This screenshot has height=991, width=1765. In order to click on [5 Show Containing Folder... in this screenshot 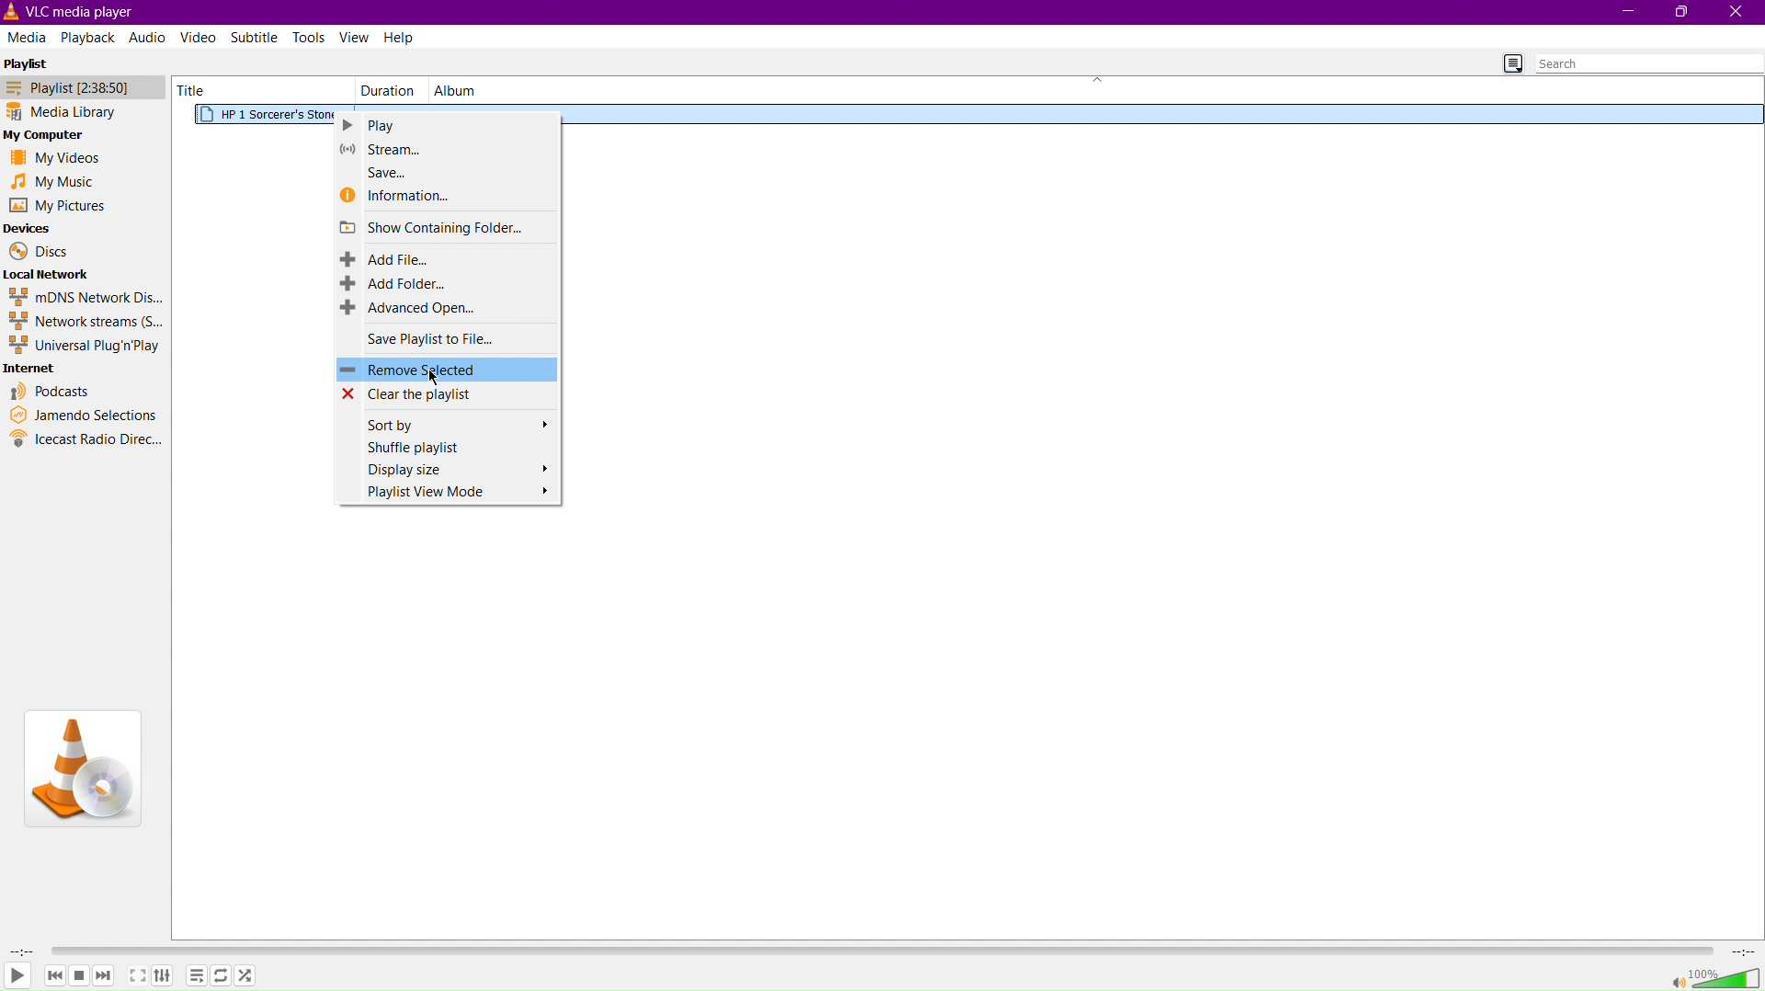, I will do `click(449, 226)`.